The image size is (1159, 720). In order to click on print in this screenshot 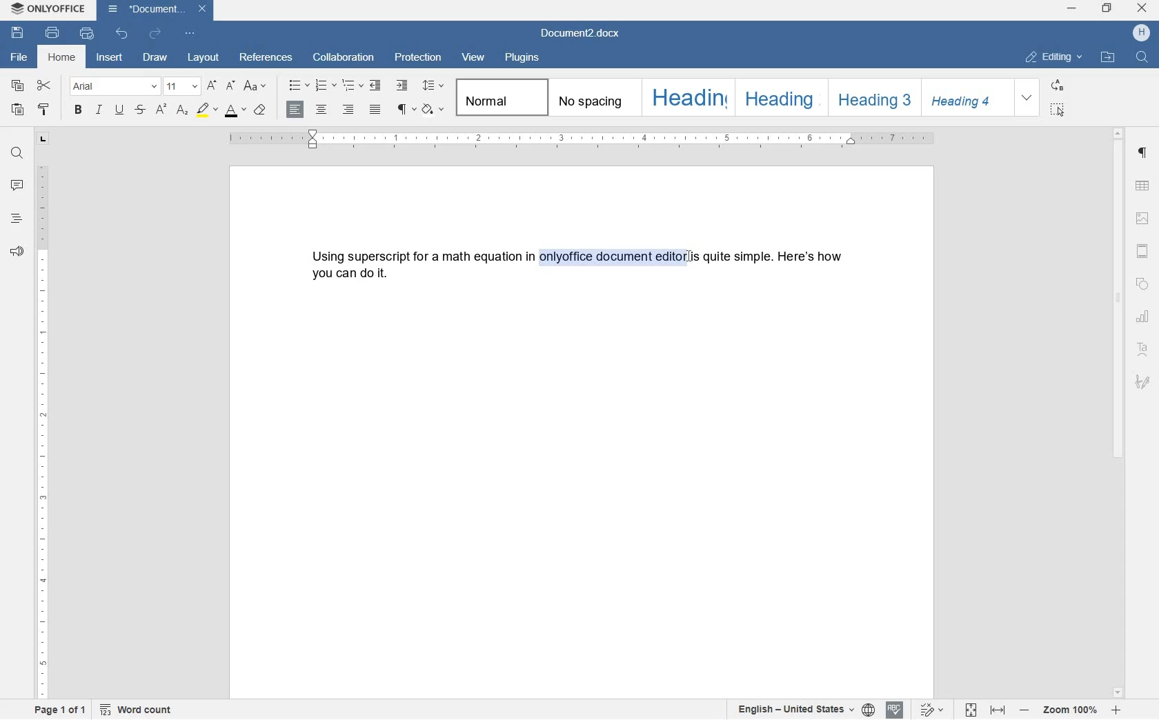, I will do `click(52, 33)`.